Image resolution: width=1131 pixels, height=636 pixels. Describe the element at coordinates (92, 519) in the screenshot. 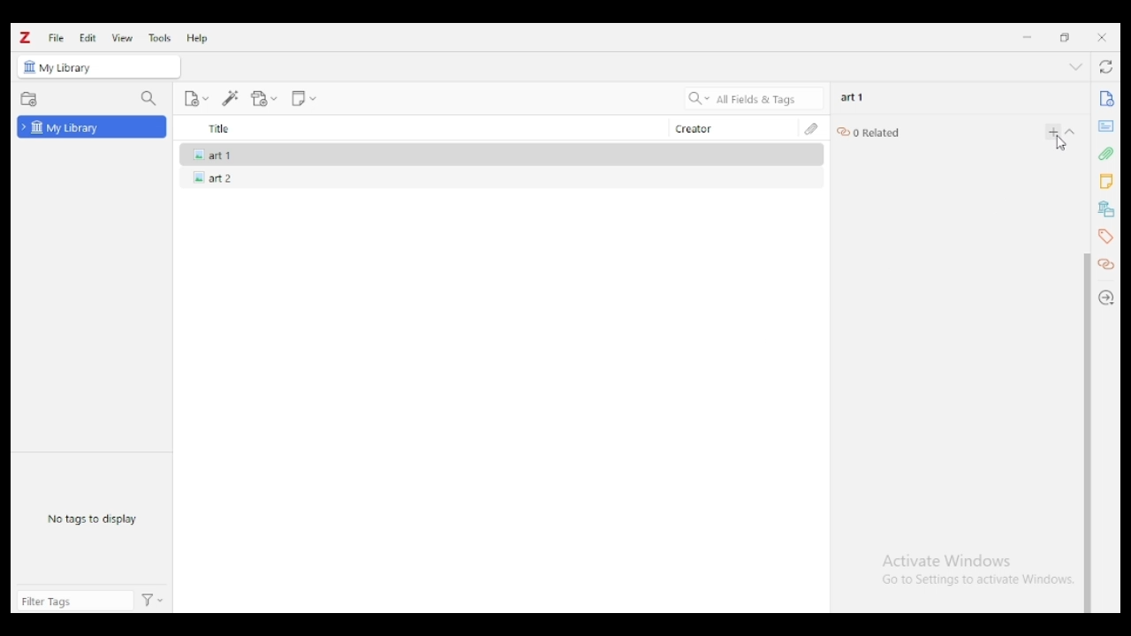

I see `no tags to display` at that location.